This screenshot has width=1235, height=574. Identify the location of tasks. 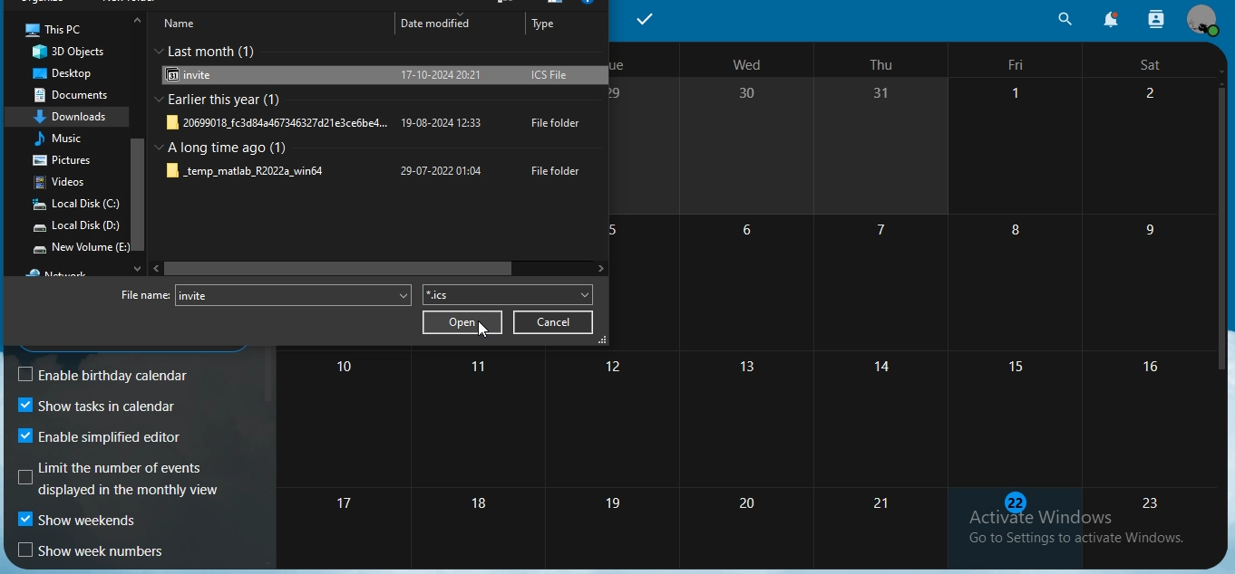
(648, 17).